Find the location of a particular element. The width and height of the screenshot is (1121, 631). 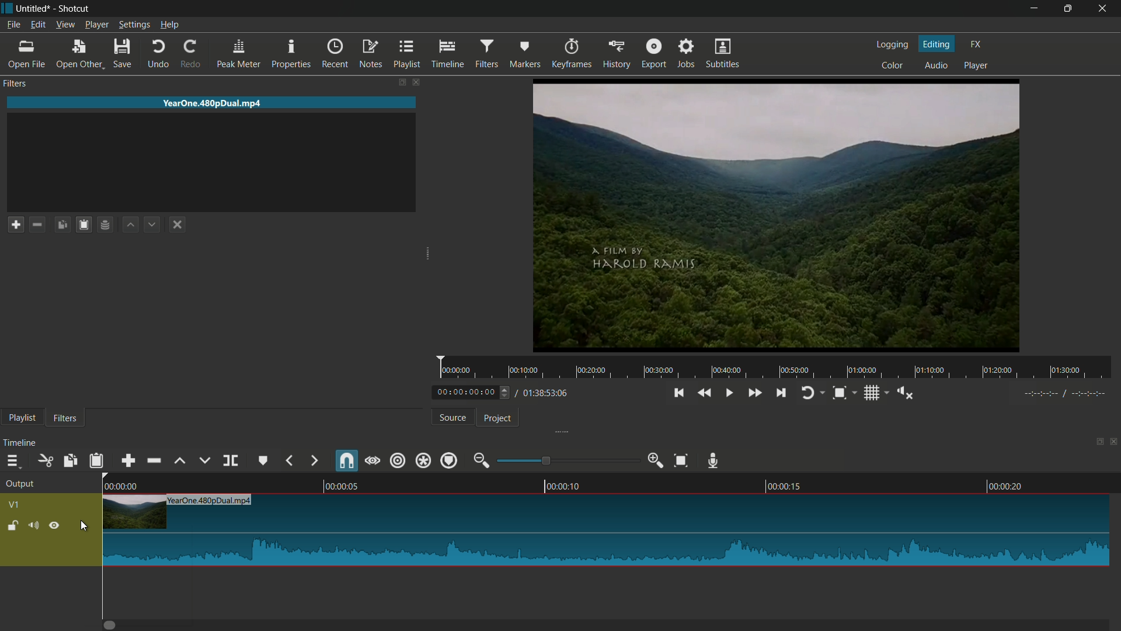

append is located at coordinates (126, 460).